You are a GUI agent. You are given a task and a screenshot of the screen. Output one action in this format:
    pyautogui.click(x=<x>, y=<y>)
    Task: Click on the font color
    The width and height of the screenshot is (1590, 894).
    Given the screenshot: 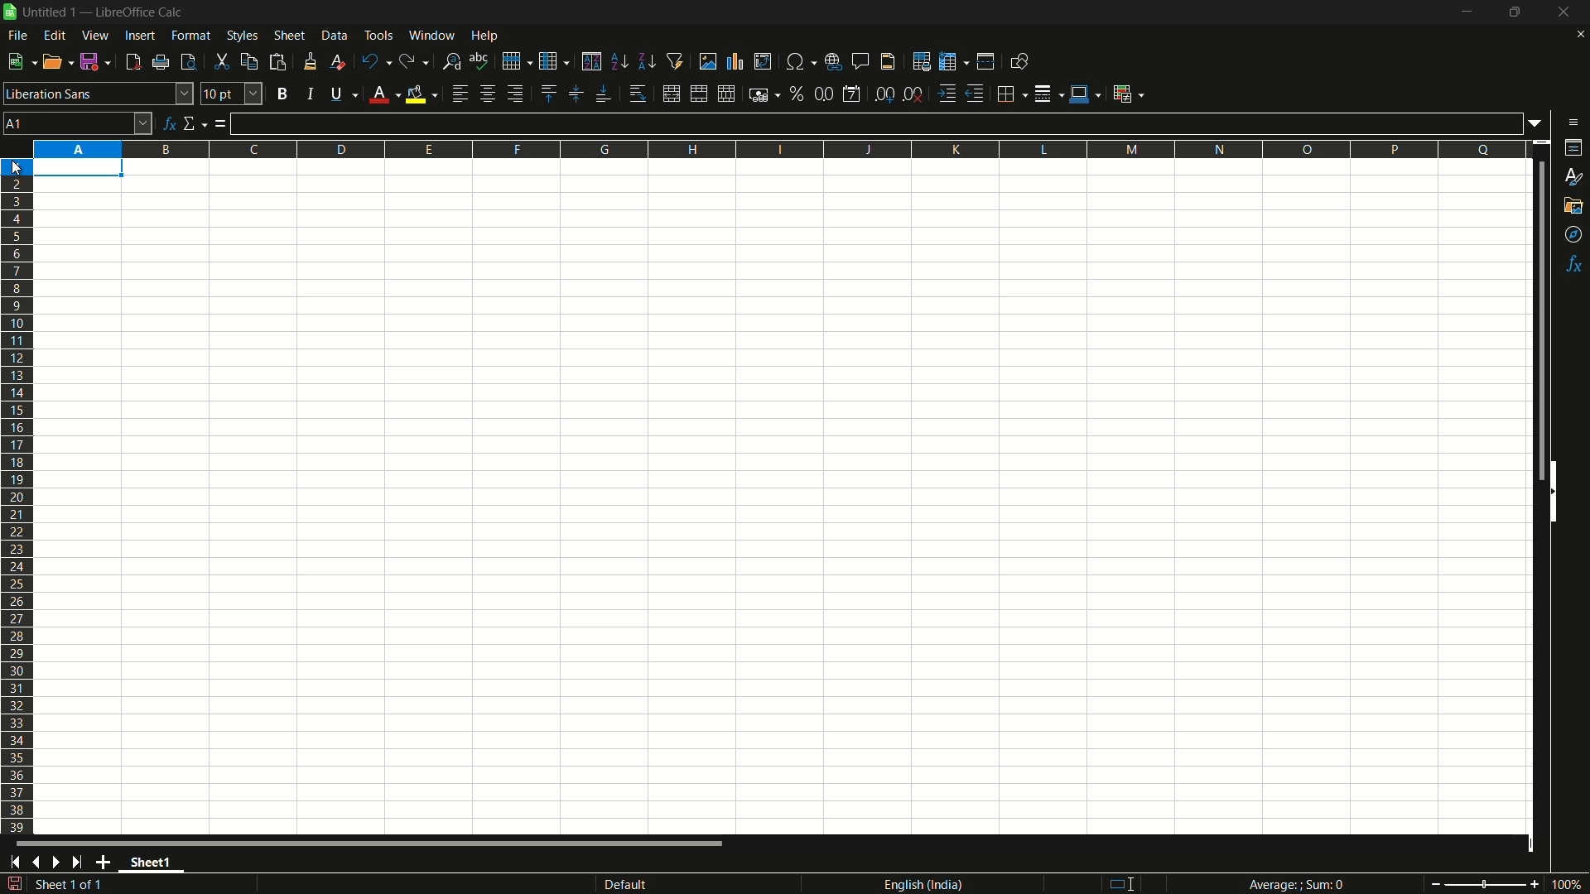 What is the action you would take?
    pyautogui.click(x=382, y=95)
    